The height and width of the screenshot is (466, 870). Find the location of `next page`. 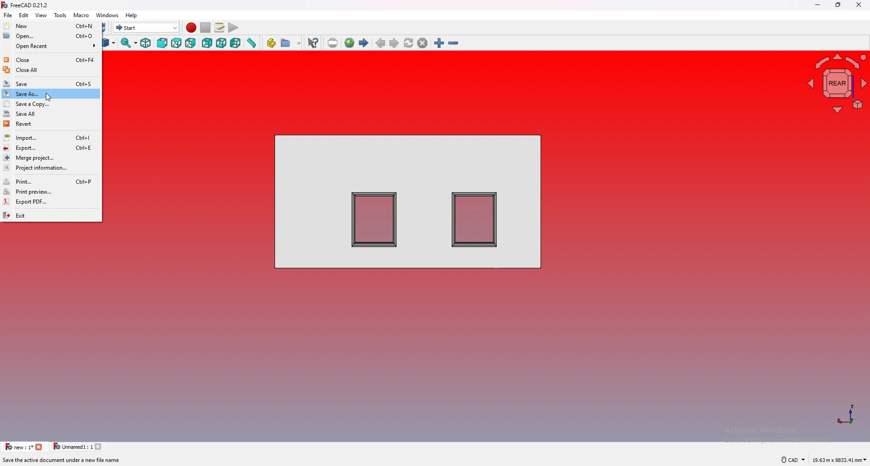

next page is located at coordinates (394, 43).